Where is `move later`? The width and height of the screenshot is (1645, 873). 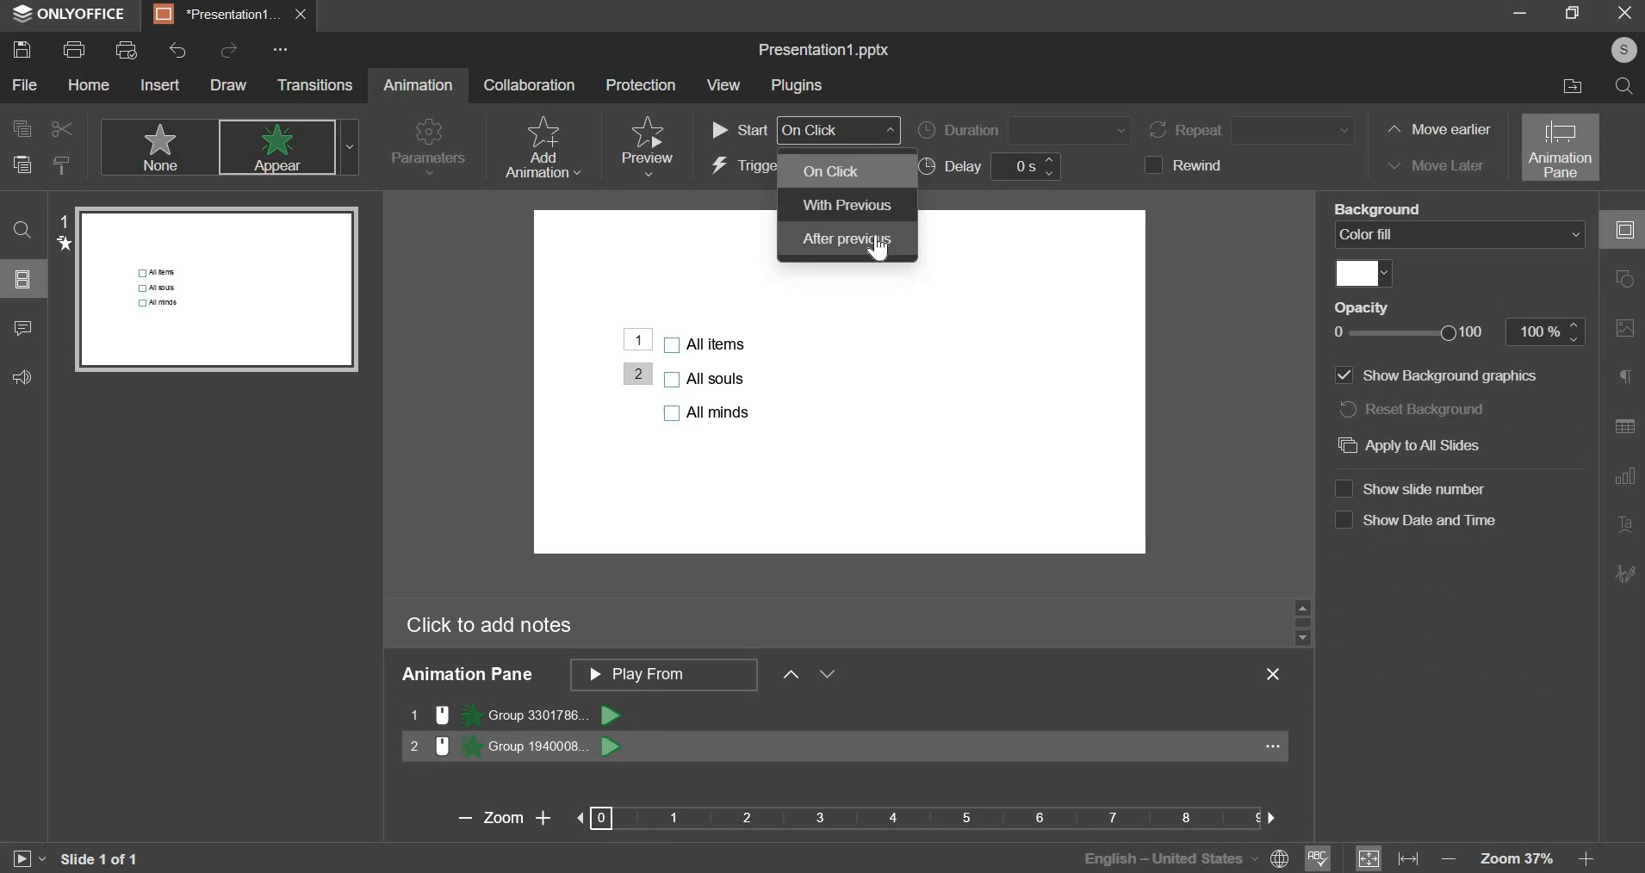
move later is located at coordinates (1432, 164).